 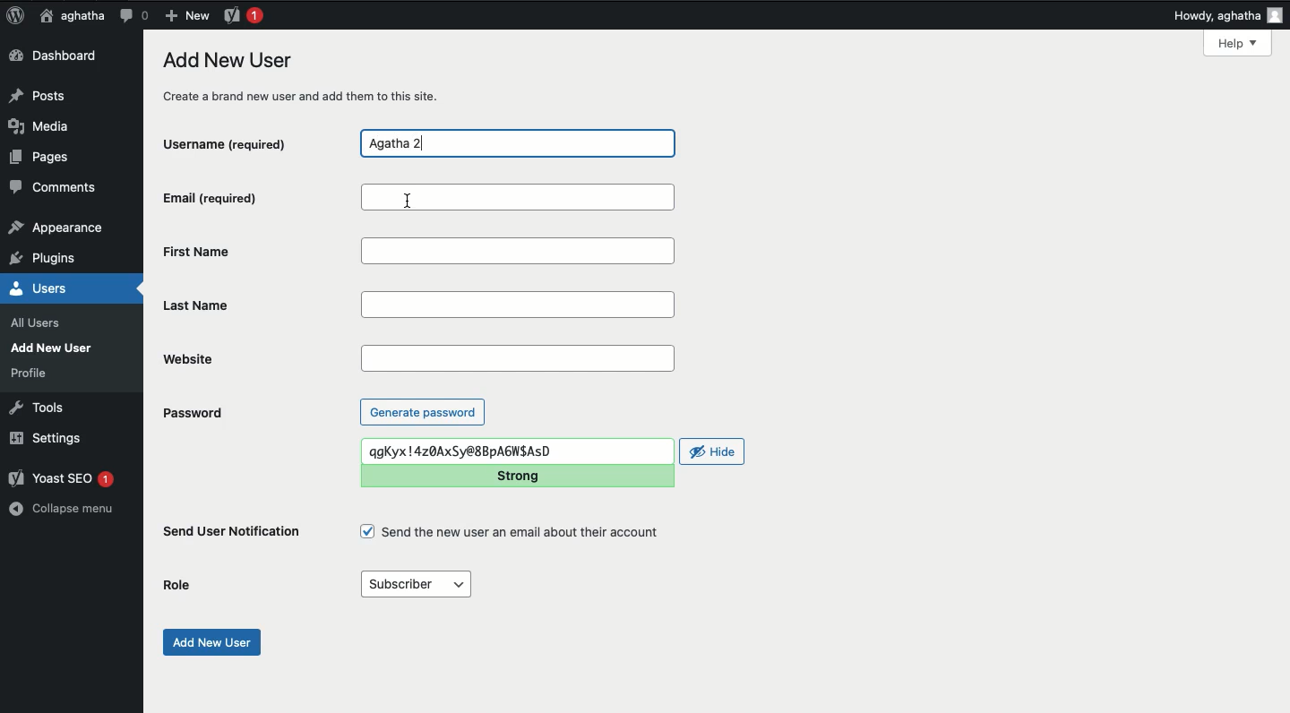 What do you see at coordinates (521, 306) in the screenshot?
I see `Last Name` at bounding box center [521, 306].